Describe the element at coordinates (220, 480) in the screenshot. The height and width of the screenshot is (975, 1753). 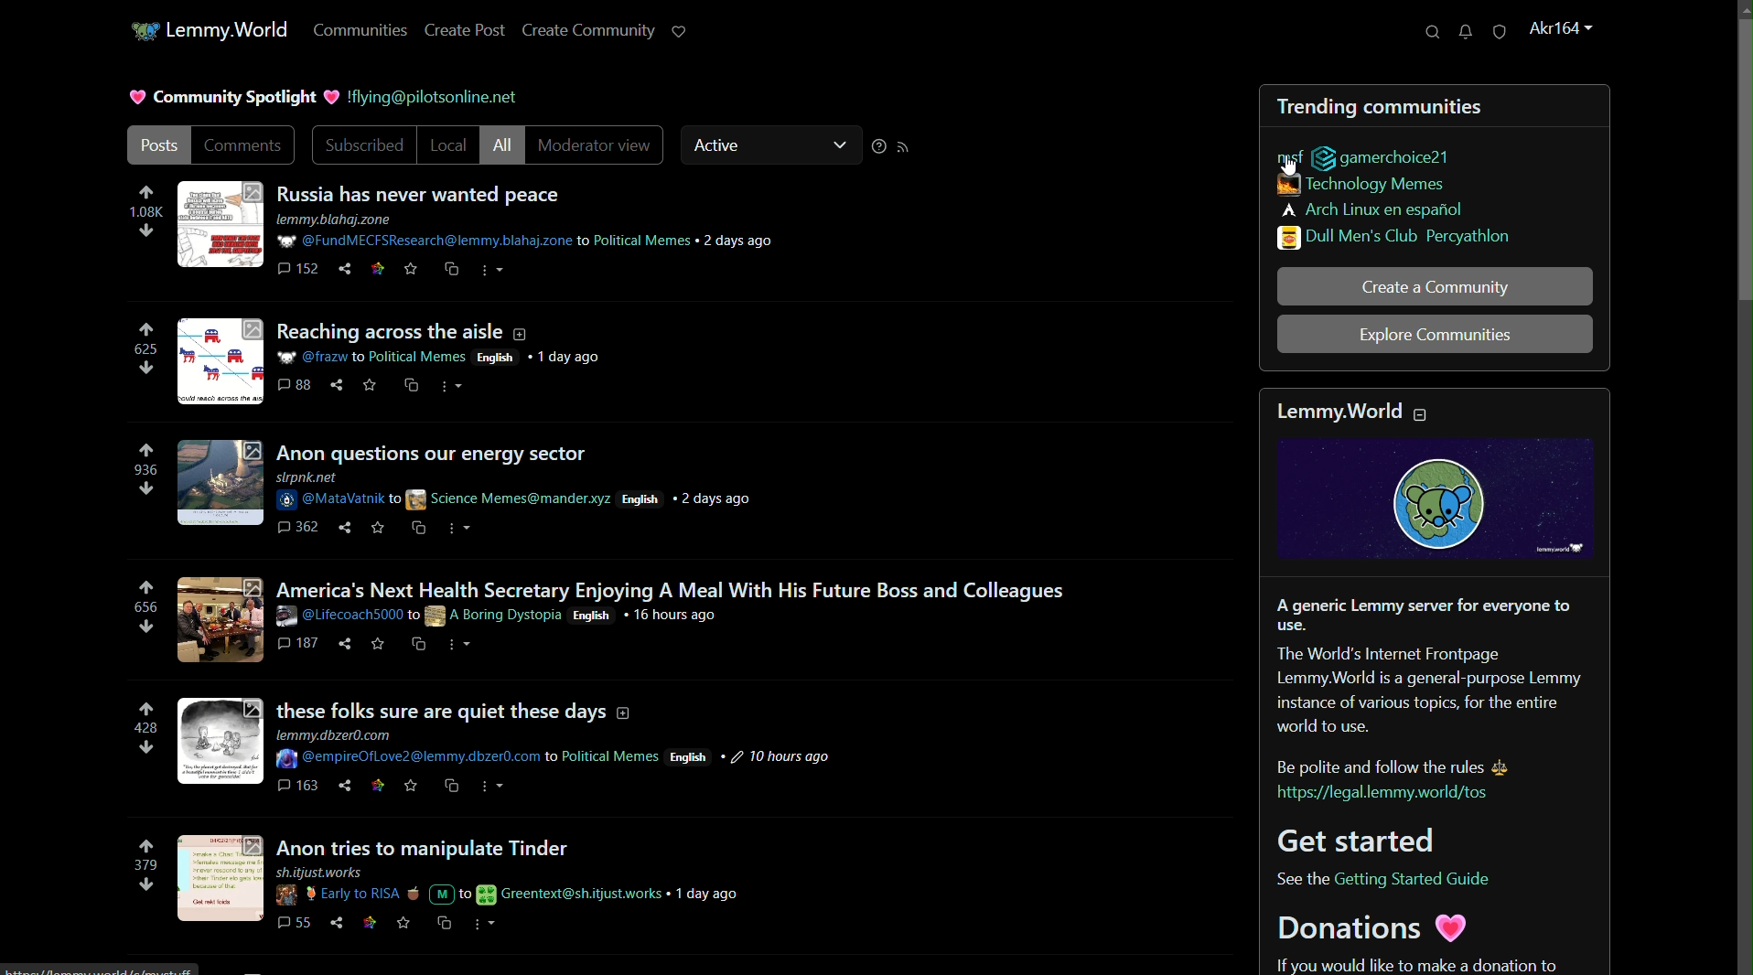
I see `image` at that location.